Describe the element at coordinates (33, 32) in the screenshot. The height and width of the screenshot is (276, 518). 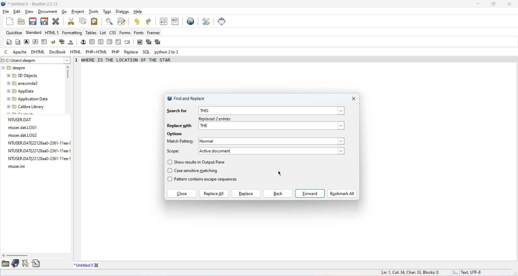
I see `standard` at that location.